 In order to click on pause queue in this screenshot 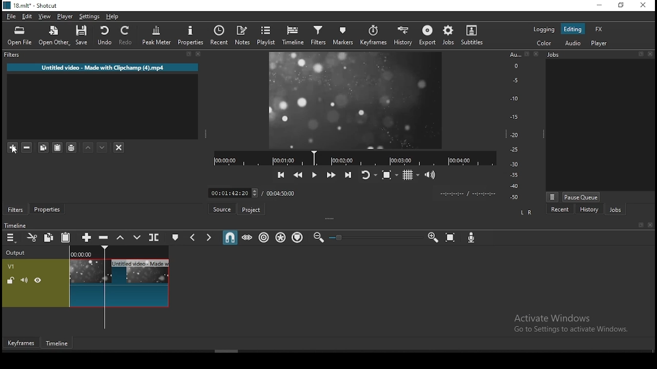, I will do `click(582, 197)`.